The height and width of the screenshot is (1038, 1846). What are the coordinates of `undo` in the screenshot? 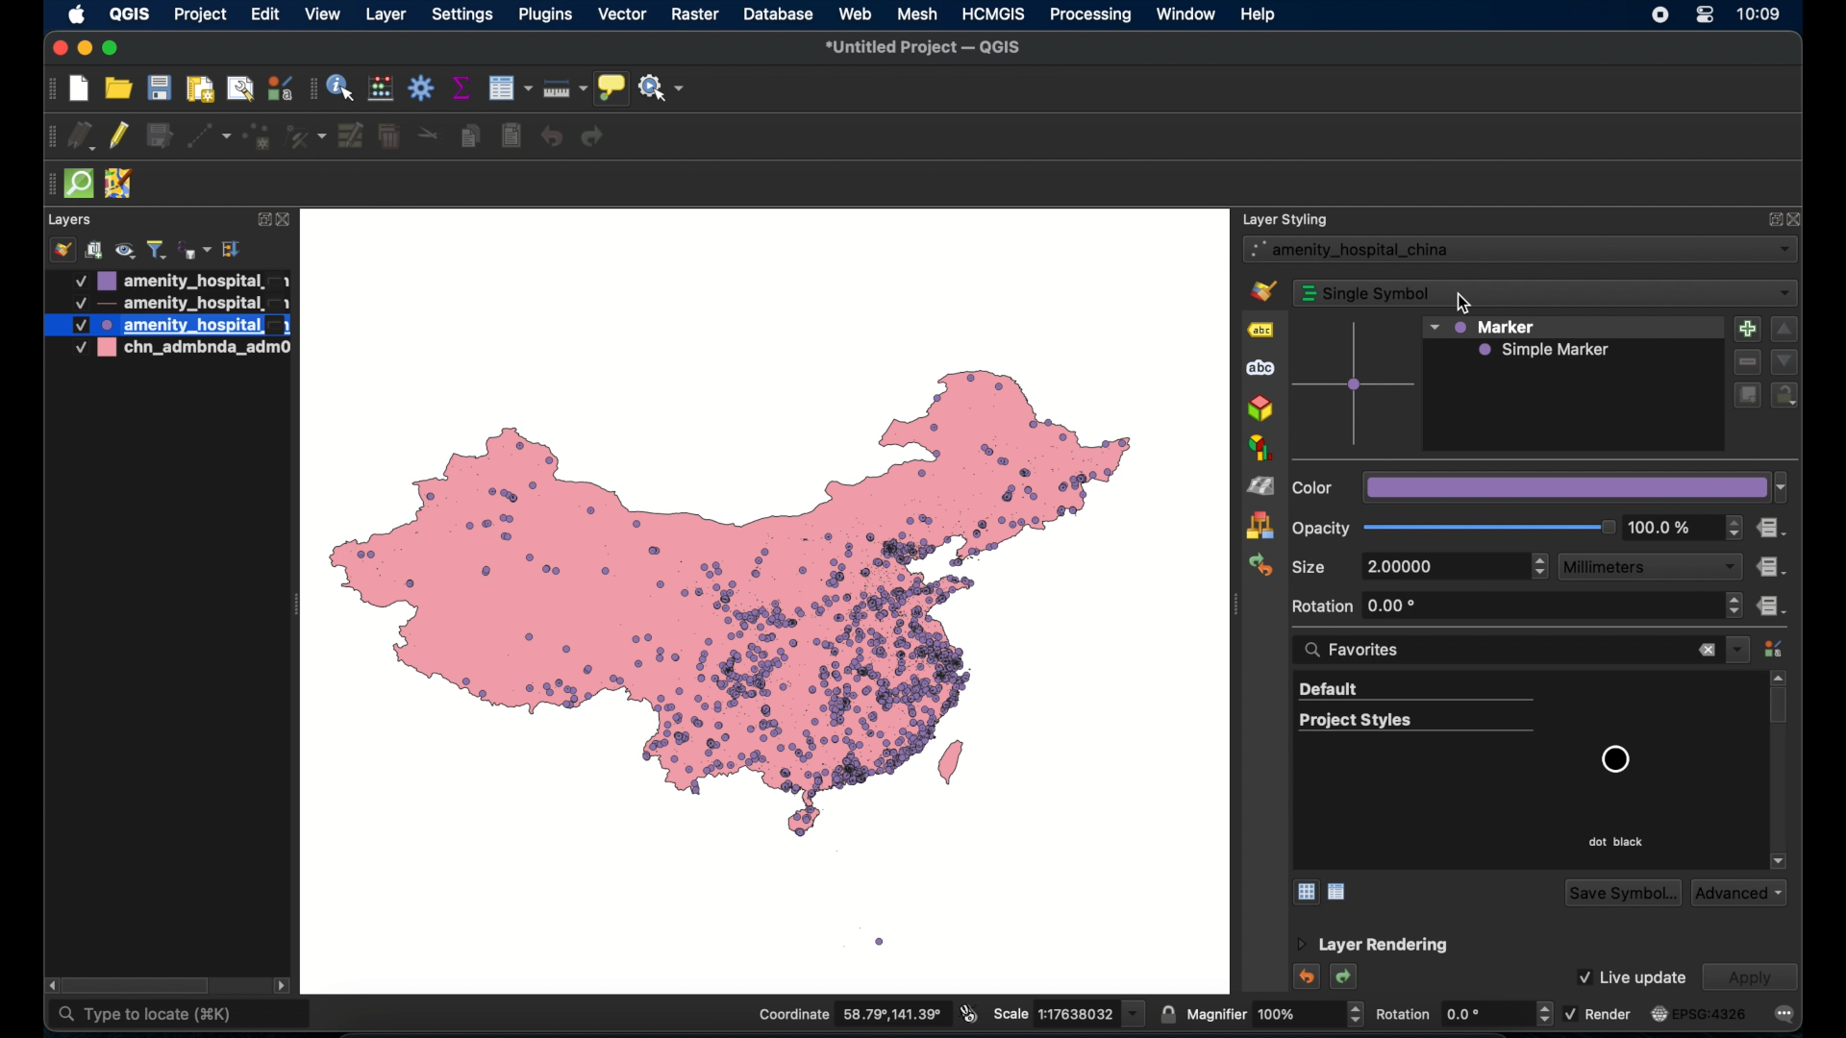 It's located at (1305, 976).